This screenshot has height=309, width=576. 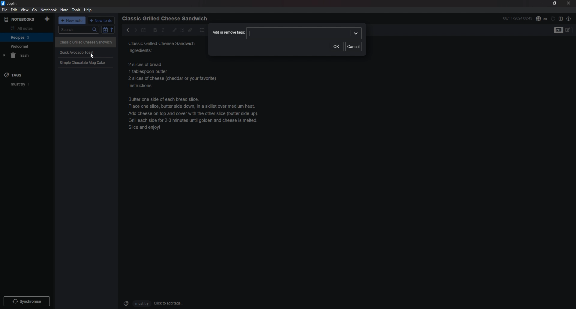 What do you see at coordinates (94, 56) in the screenshot?
I see `cursor` at bounding box center [94, 56].